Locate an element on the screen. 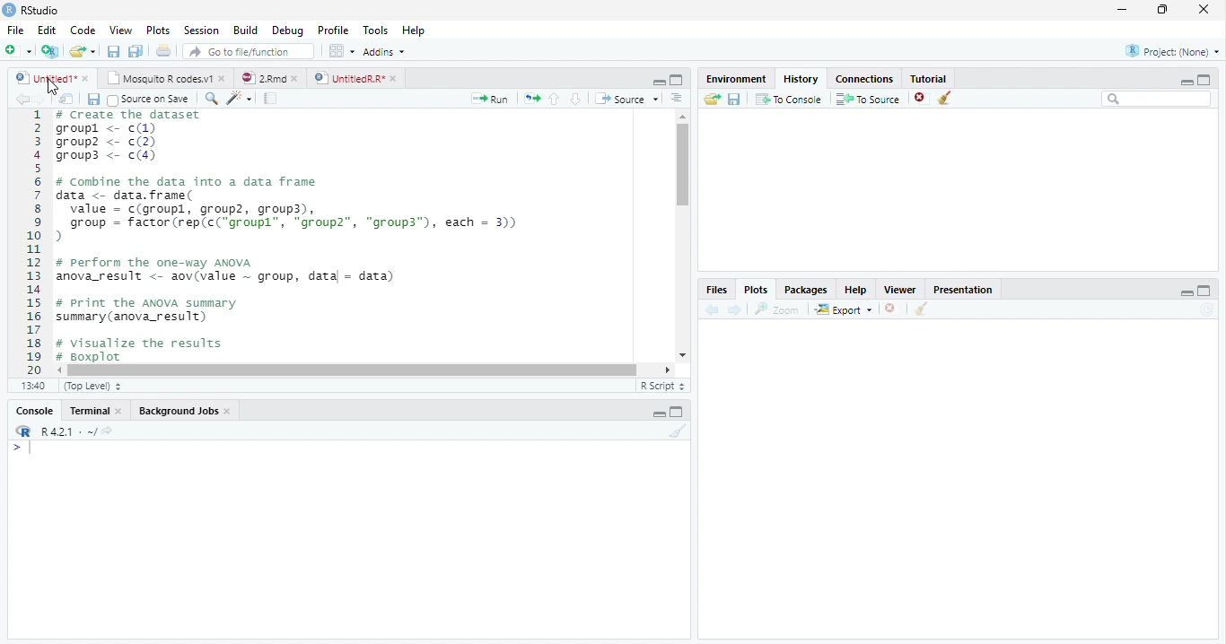  History is located at coordinates (801, 78).